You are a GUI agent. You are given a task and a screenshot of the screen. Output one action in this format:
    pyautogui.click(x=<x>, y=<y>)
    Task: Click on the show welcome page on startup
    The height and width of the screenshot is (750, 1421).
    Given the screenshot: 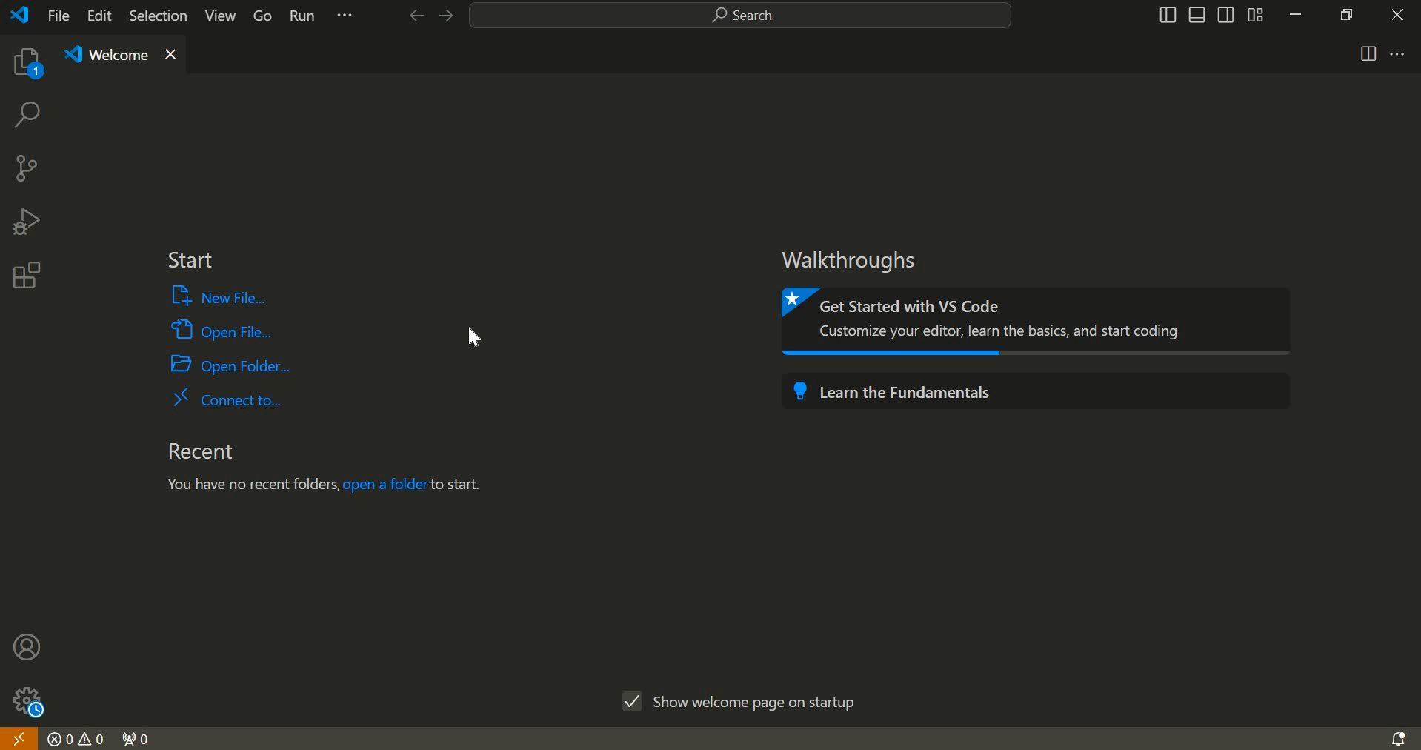 What is the action you would take?
    pyautogui.click(x=744, y=699)
    